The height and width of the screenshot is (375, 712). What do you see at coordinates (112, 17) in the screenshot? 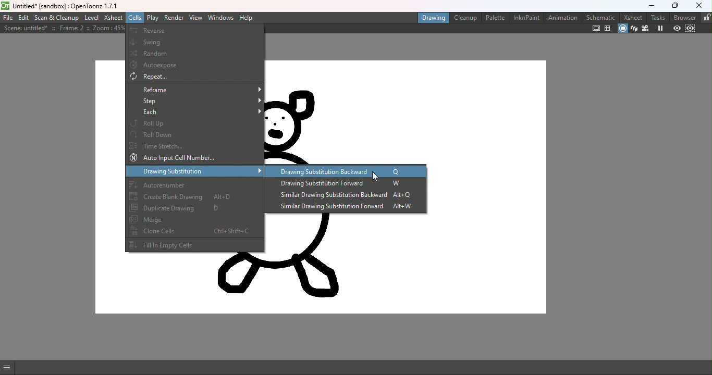
I see `XSheet` at bounding box center [112, 17].